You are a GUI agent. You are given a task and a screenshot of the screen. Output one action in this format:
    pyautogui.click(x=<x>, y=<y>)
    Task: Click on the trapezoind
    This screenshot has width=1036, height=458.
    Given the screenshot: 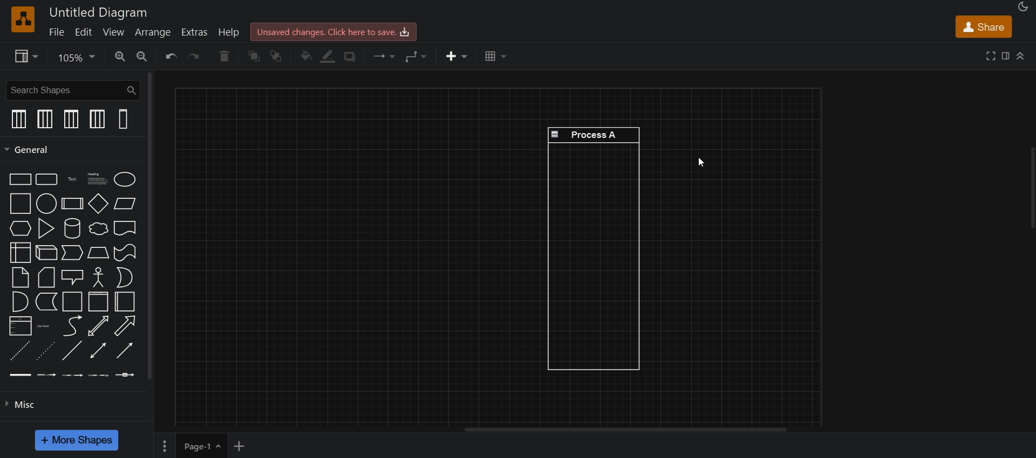 What is the action you would take?
    pyautogui.click(x=96, y=253)
    